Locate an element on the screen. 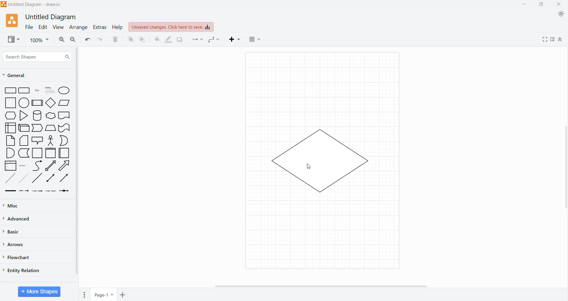 This screenshot has height=301, width=568. Vertical Scroll Bar is located at coordinates (77, 163).